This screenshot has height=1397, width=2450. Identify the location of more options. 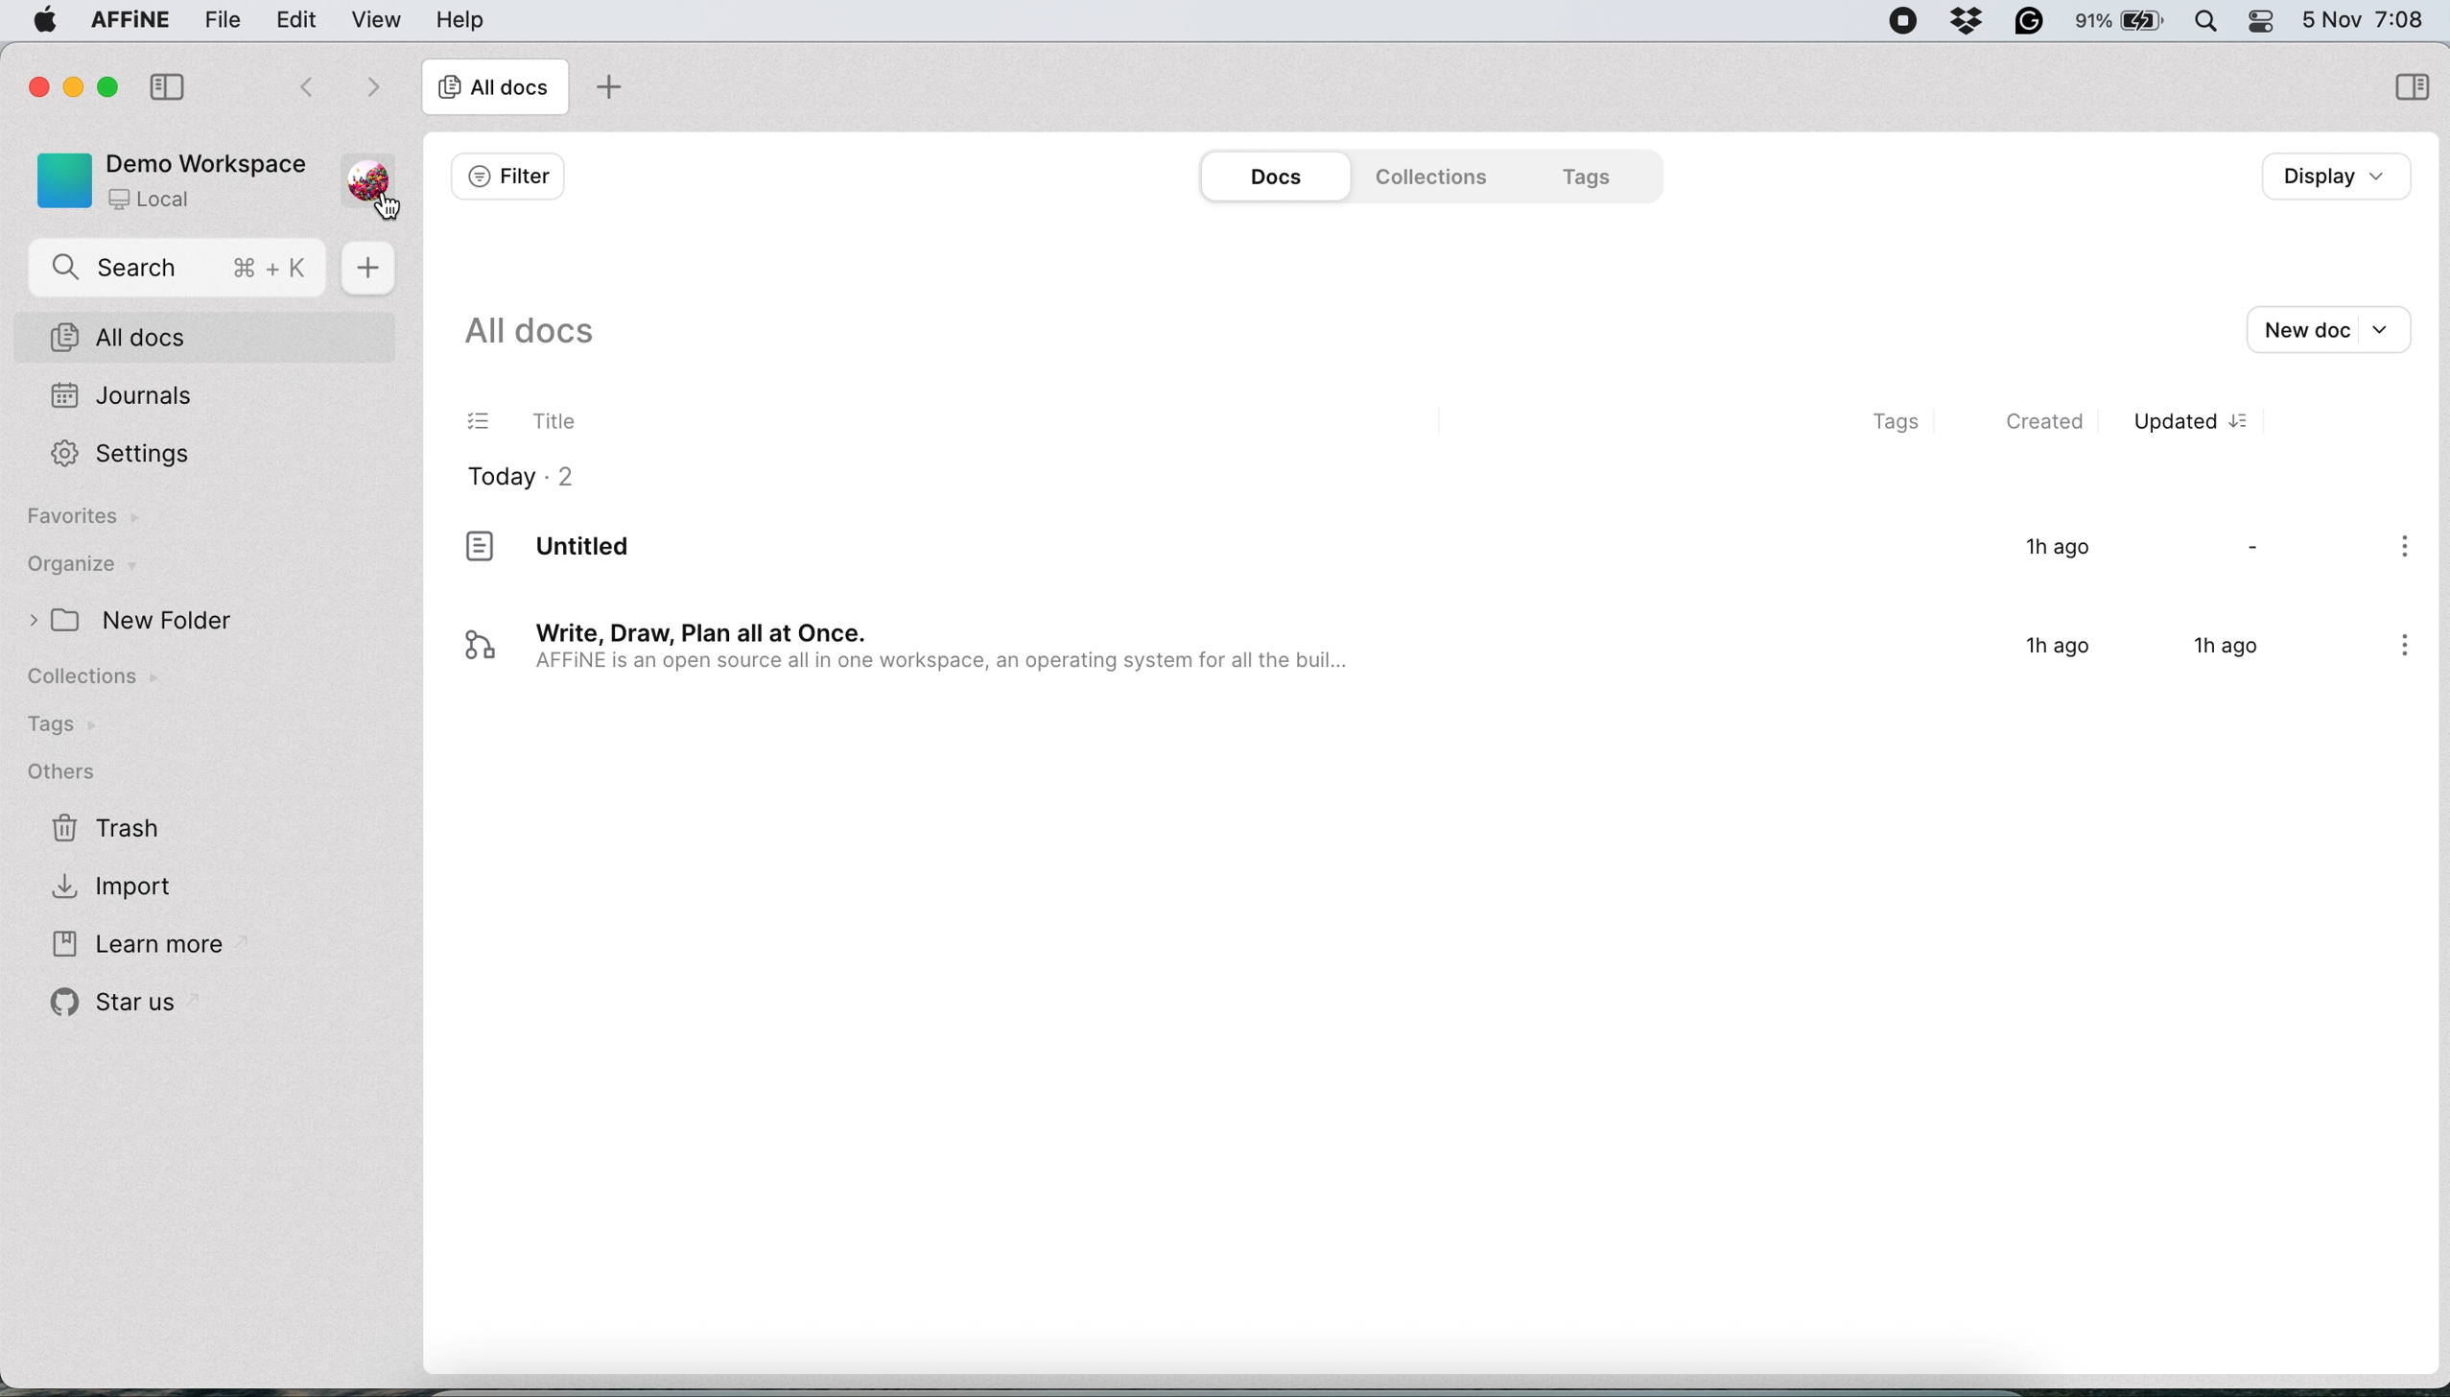
(2395, 651).